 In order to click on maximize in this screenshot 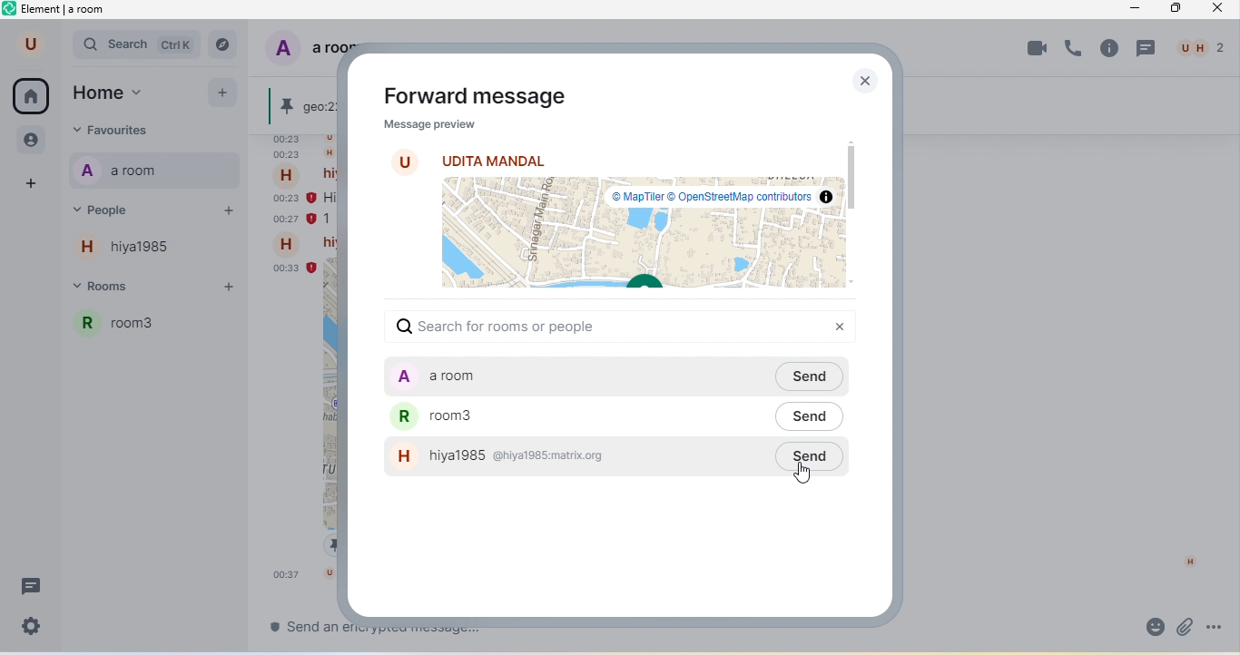, I will do `click(1176, 9)`.